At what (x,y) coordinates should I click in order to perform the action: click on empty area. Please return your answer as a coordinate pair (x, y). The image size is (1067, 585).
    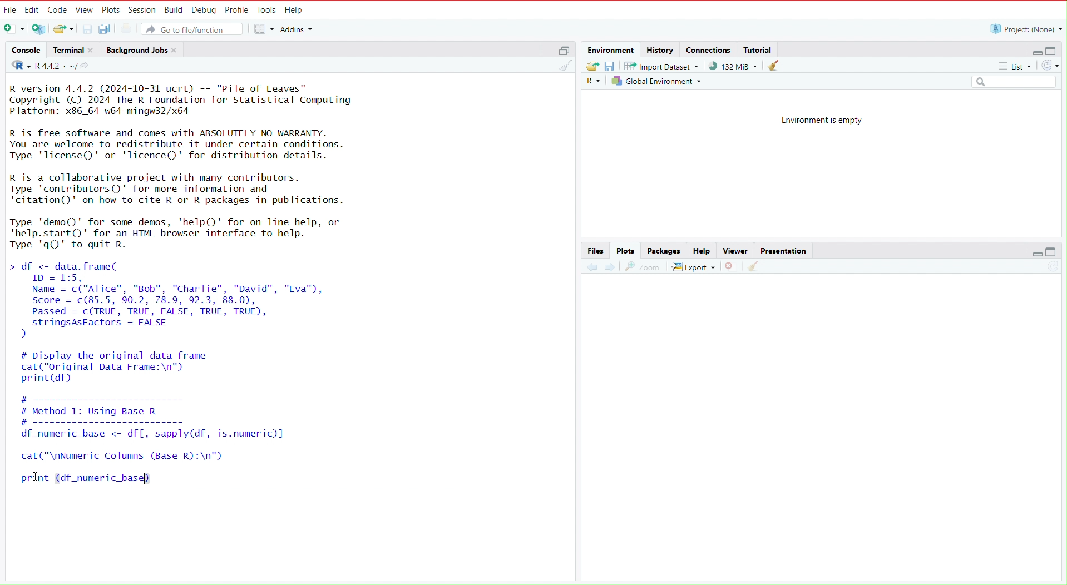
    Looking at the image, I should click on (811, 435).